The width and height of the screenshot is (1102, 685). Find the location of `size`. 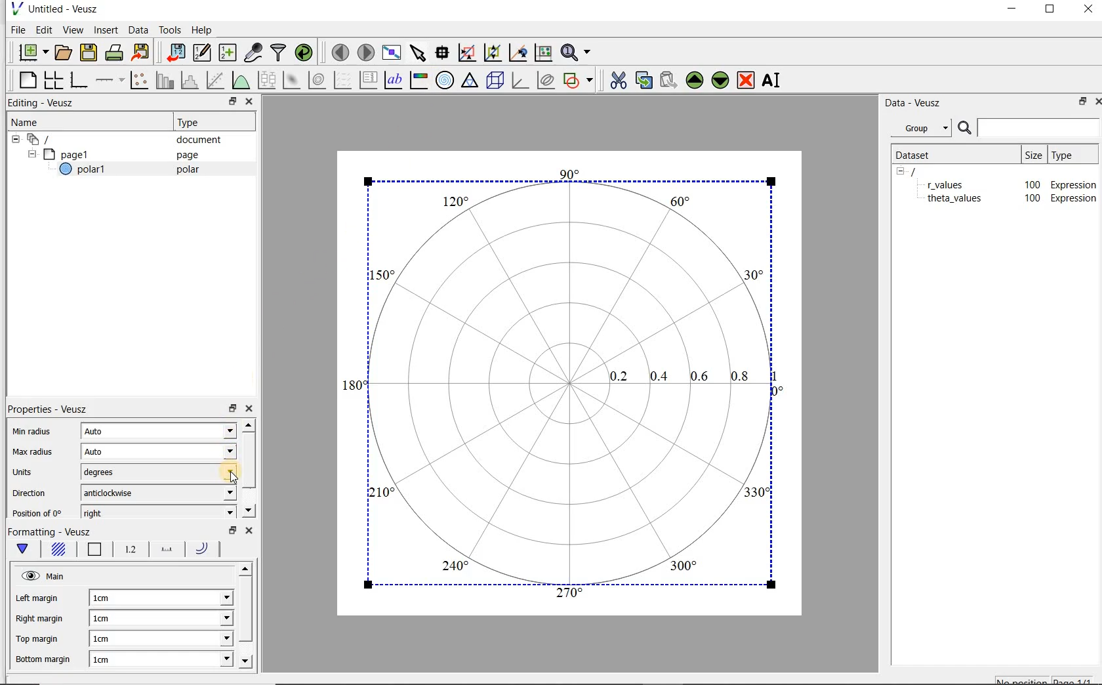

size is located at coordinates (1032, 153).